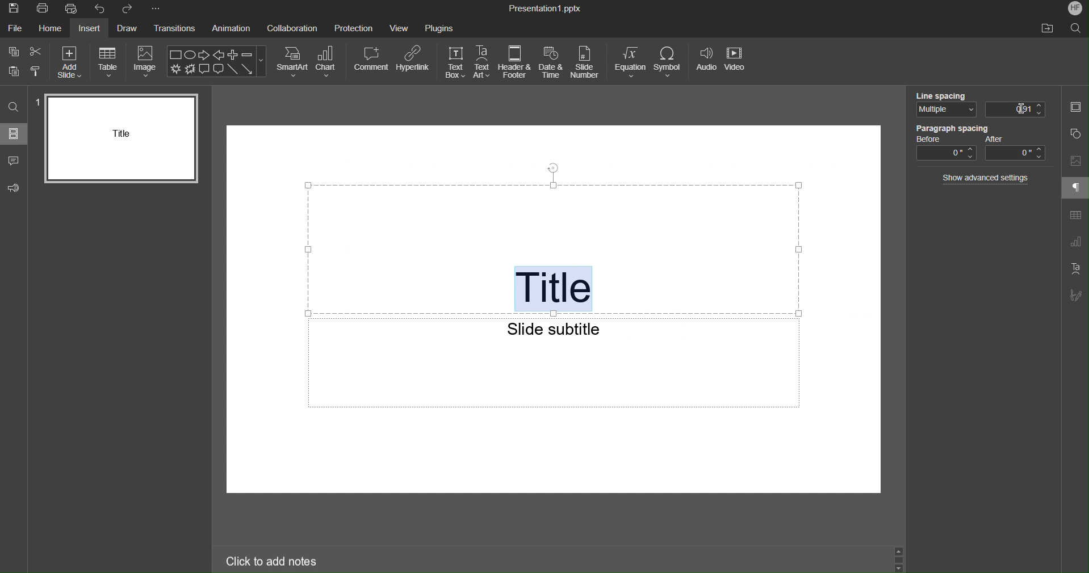 This screenshot has width=1089, height=573. What do you see at coordinates (217, 61) in the screenshot?
I see `Shape Menu` at bounding box center [217, 61].